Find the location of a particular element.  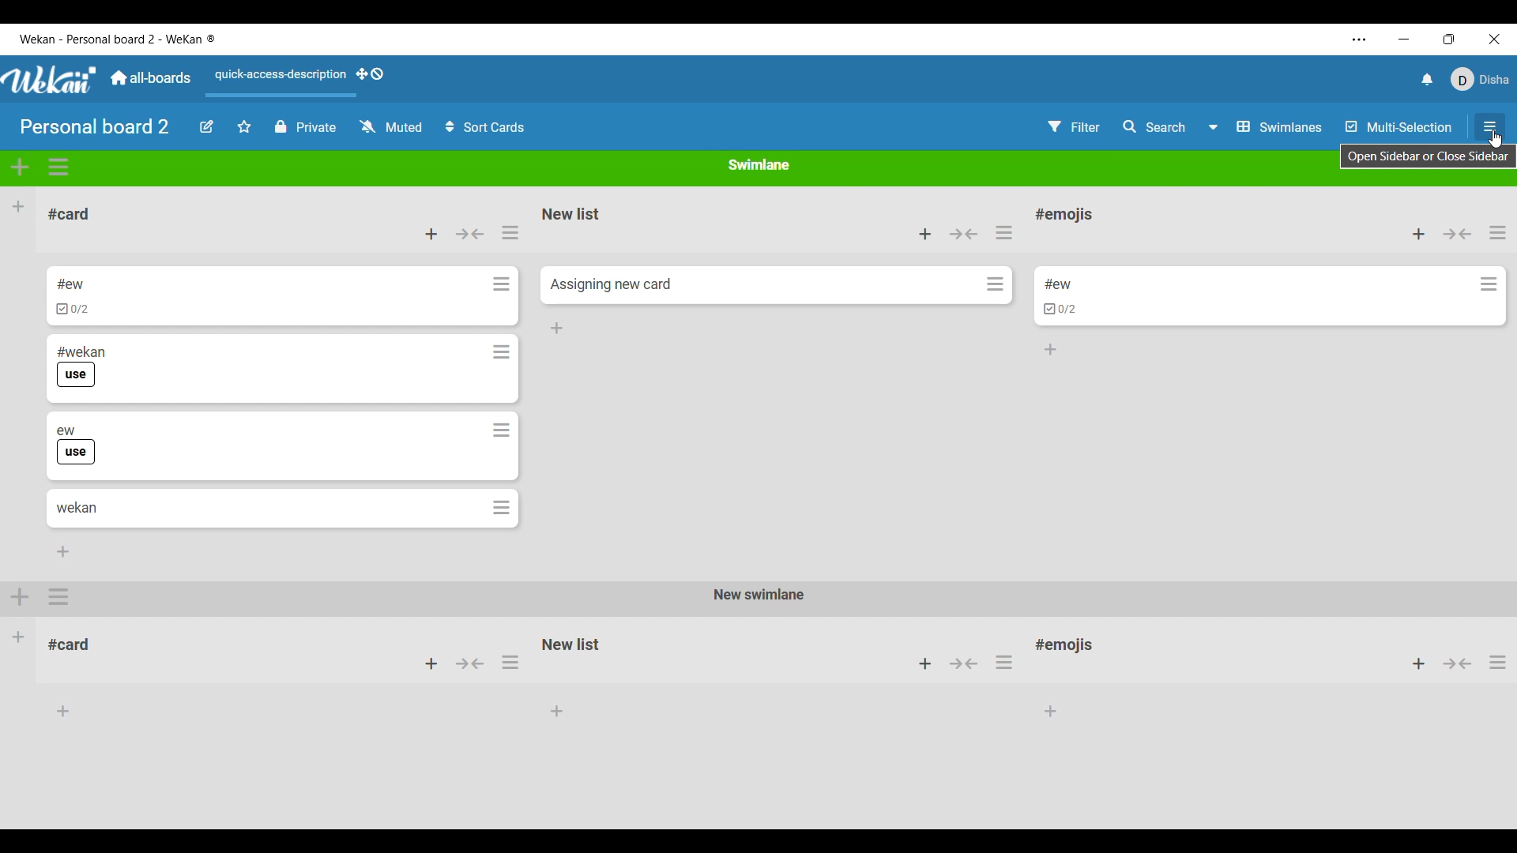

List actions is located at coordinates (1004, 232).